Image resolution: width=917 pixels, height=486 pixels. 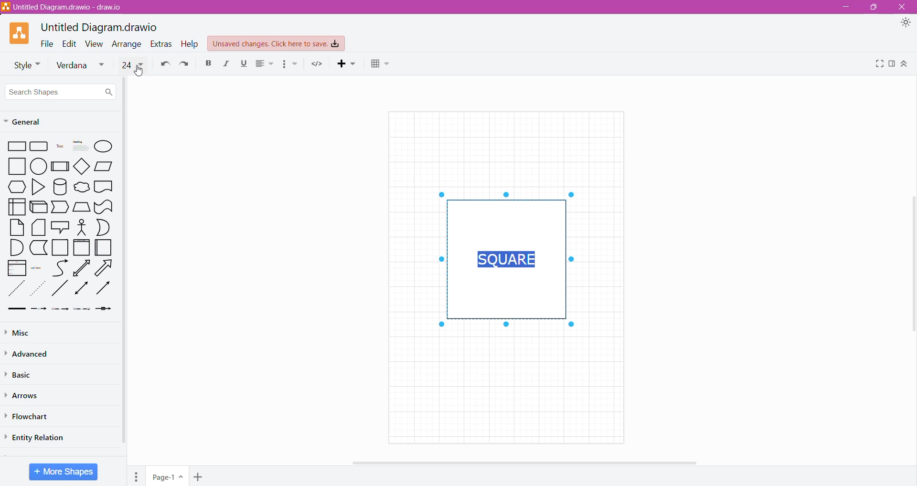 I want to click on Search Shapes, so click(x=61, y=91).